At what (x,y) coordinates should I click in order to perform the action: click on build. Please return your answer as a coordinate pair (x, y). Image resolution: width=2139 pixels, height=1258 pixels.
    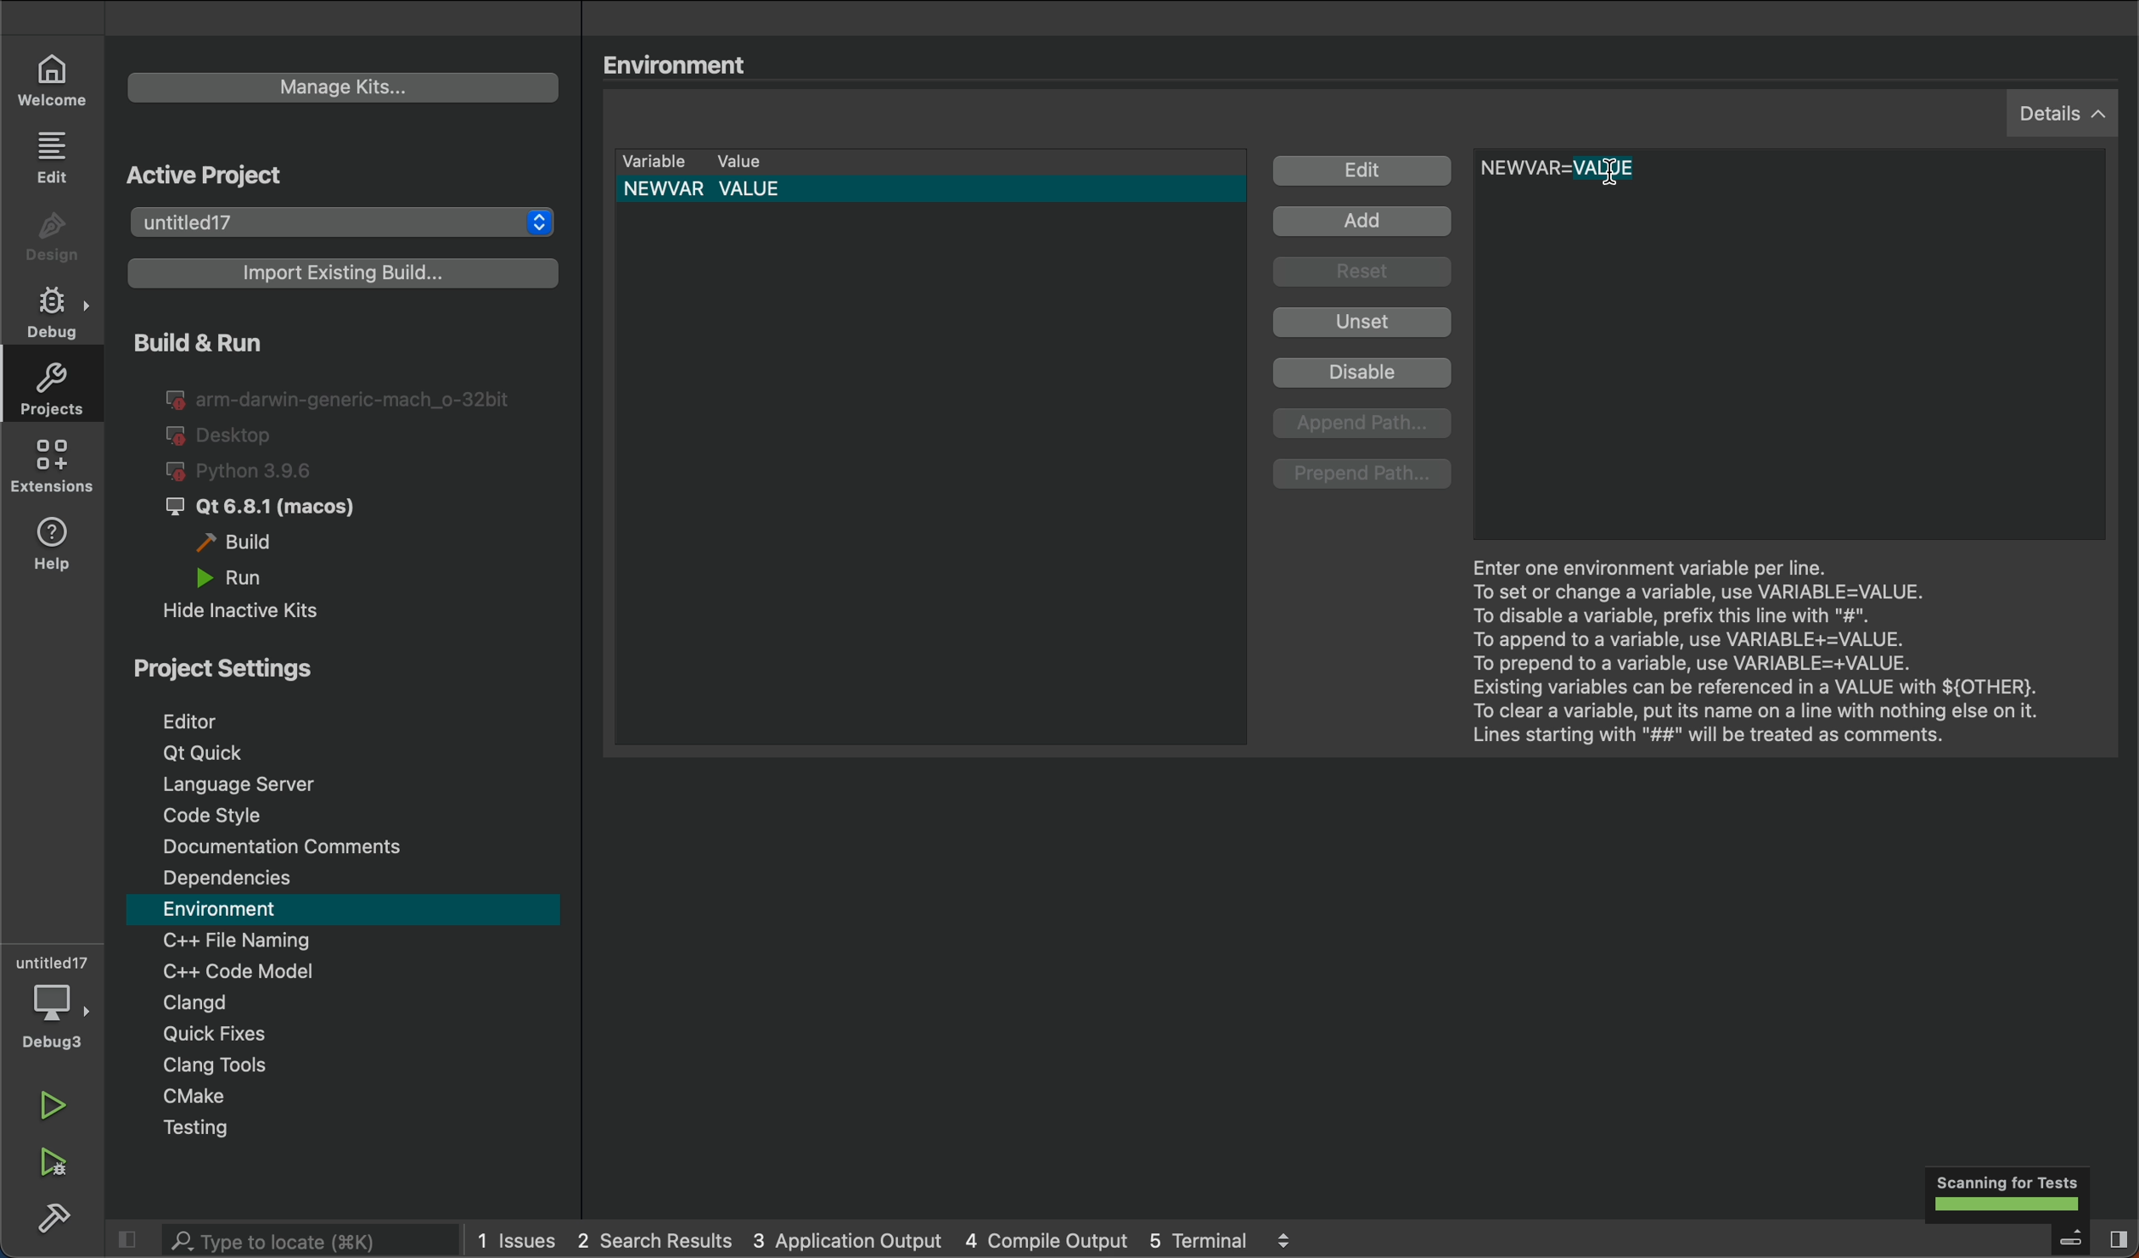
    Looking at the image, I should click on (51, 1220).